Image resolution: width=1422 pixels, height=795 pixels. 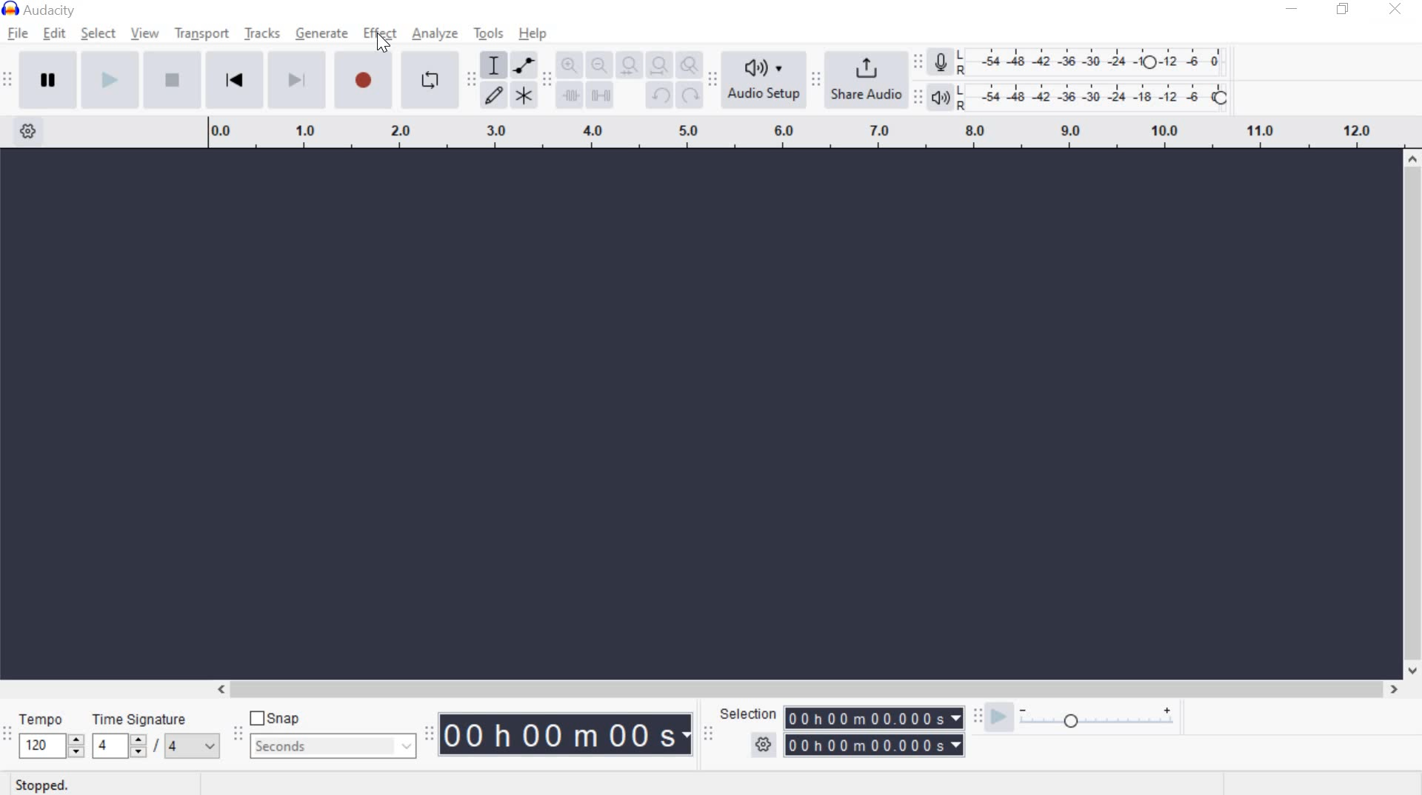 What do you see at coordinates (494, 96) in the screenshot?
I see `Draw tool` at bounding box center [494, 96].